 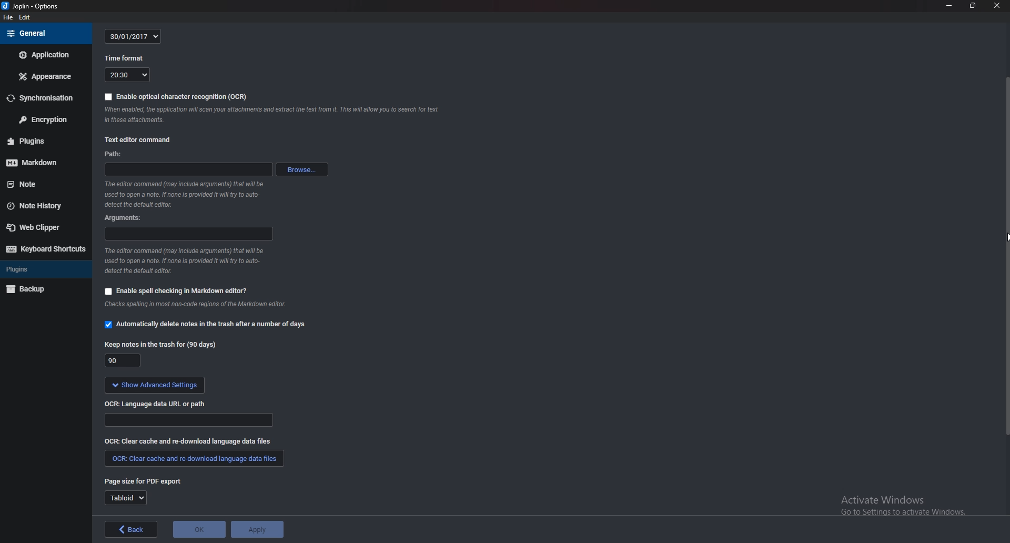 What do you see at coordinates (191, 195) in the screenshot?
I see `info` at bounding box center [191, 195].